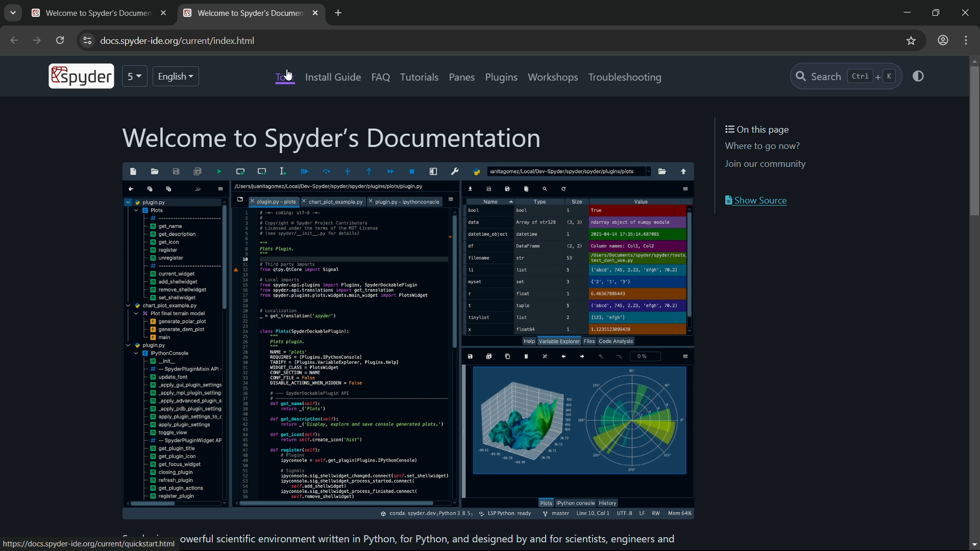 The height and width of the screenshot is (551, 980). I want to click on minimize, so click(907, 12).